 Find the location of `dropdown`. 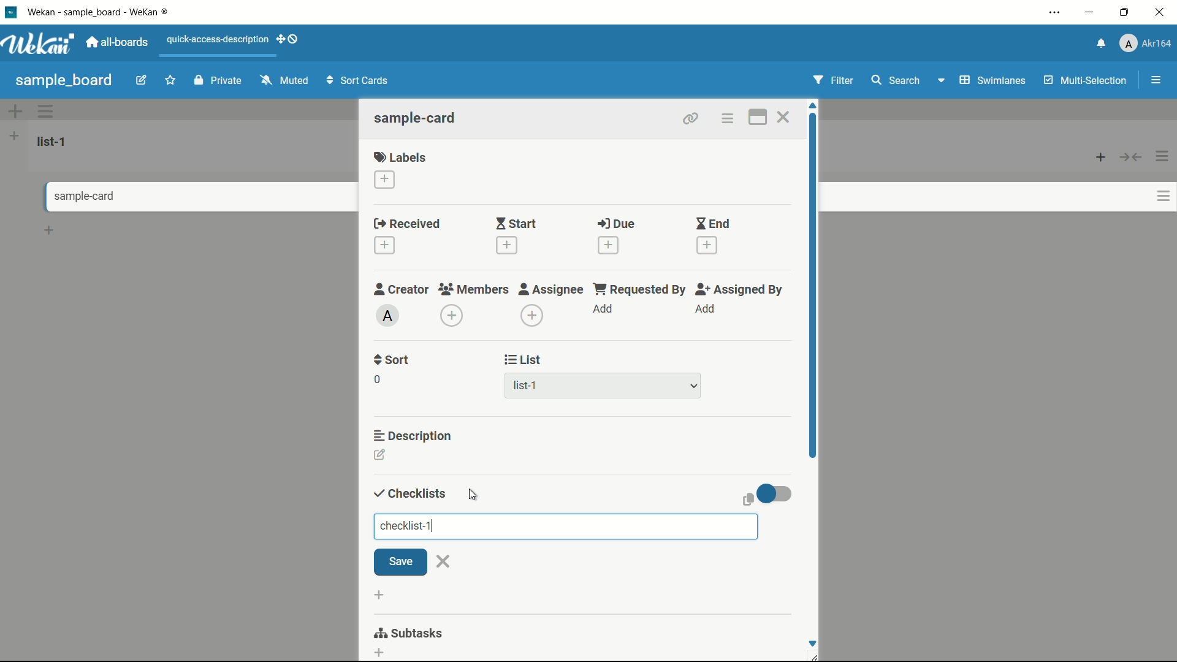

dropdown is located at coordinates (940, 83).